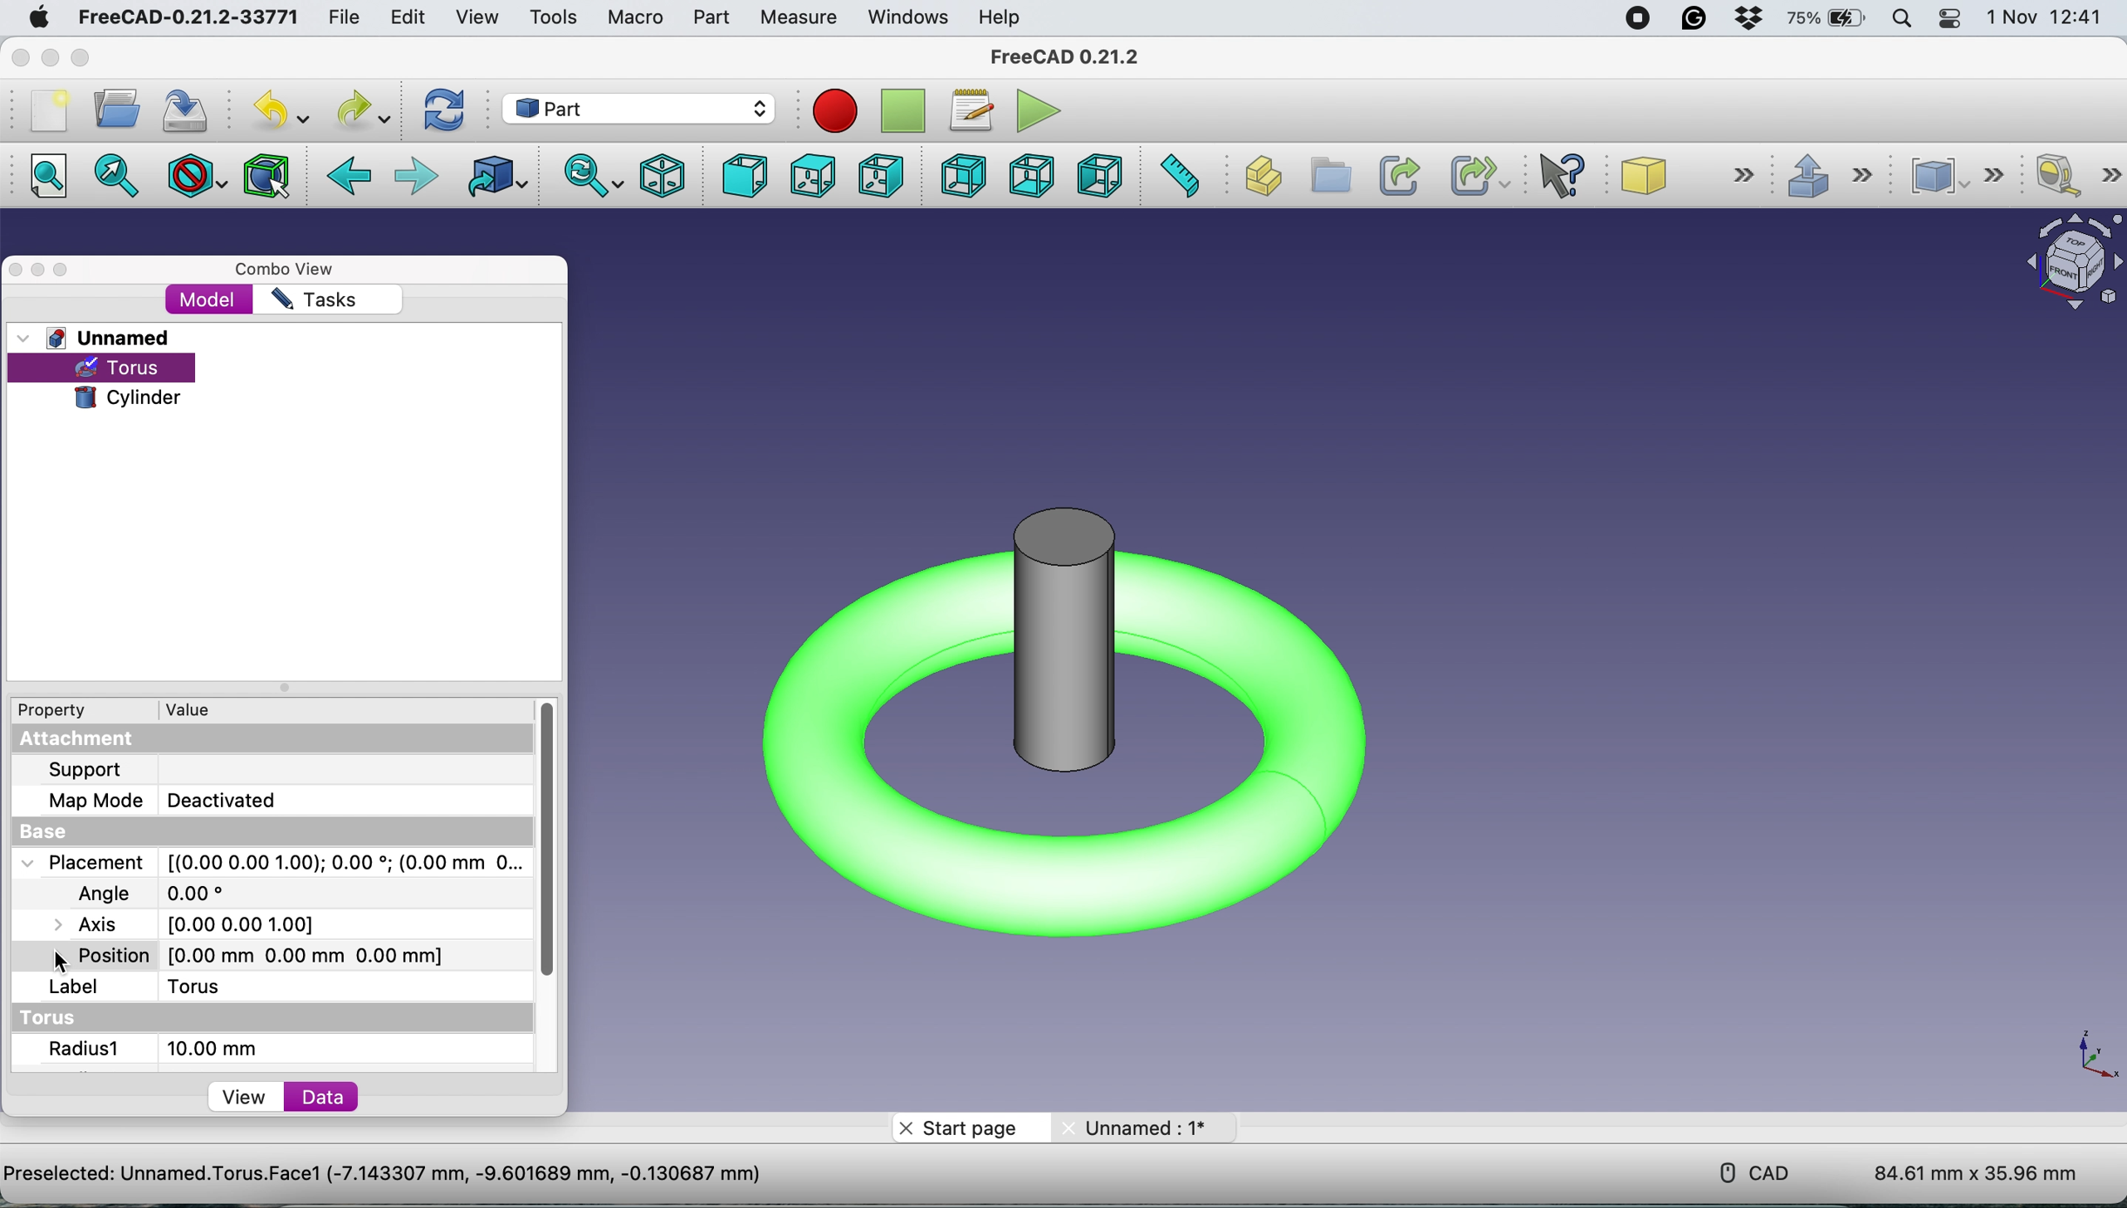  What do you see at coordinates (61, 962) in the screenshot?
I see `cursor` at bounding box center [61, 962].